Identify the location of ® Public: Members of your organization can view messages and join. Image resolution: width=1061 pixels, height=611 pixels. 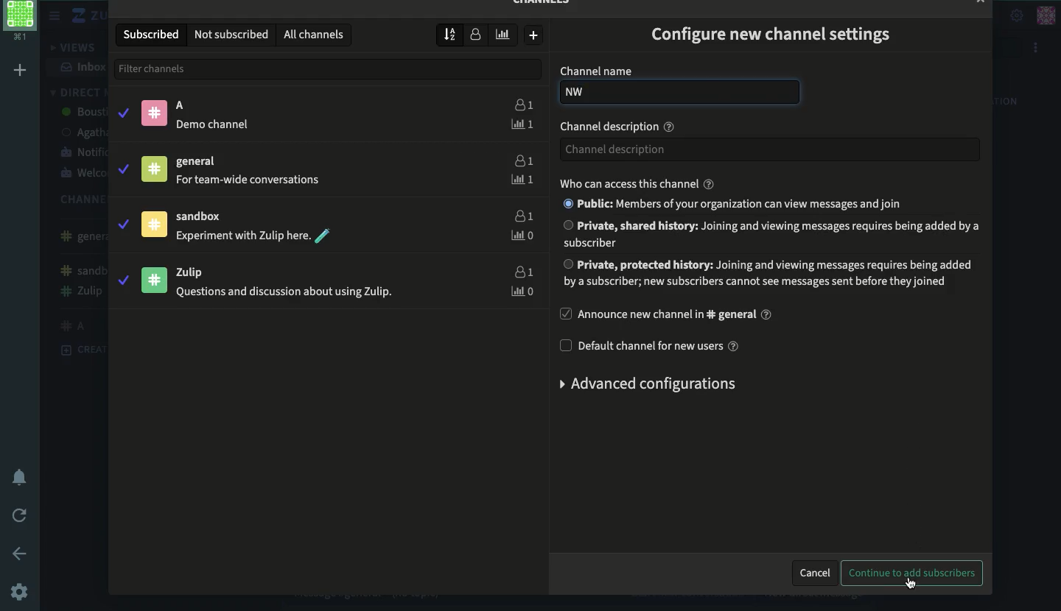
(762, 203).